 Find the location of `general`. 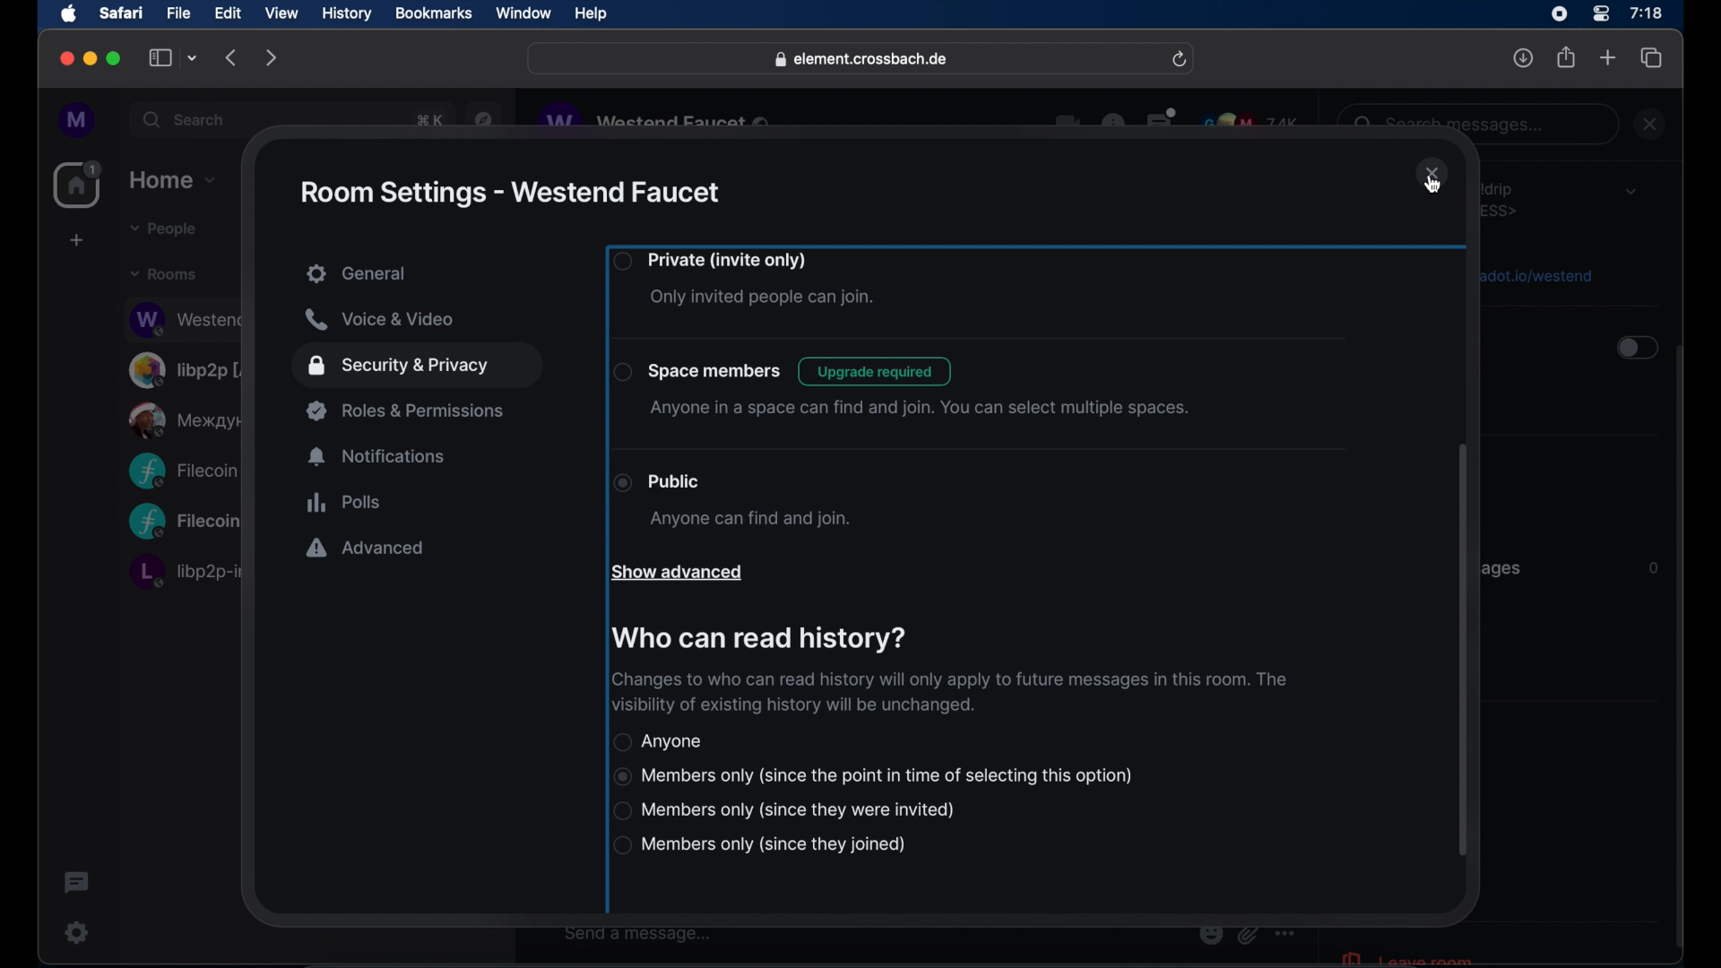

general is located at coordinates (419, 275).